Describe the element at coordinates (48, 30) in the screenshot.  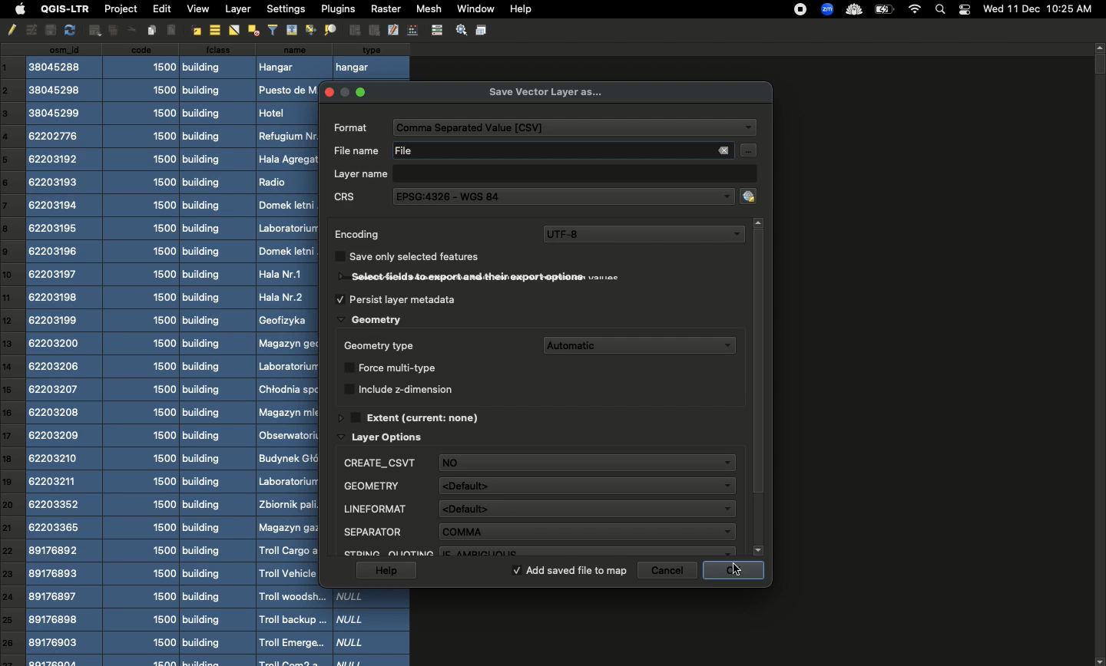
I see `copy` at that location.